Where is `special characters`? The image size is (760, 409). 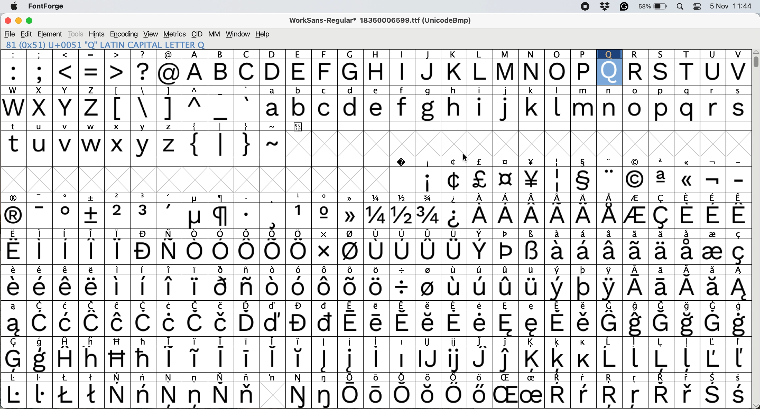
special characters is located at coordinates (376, 216).